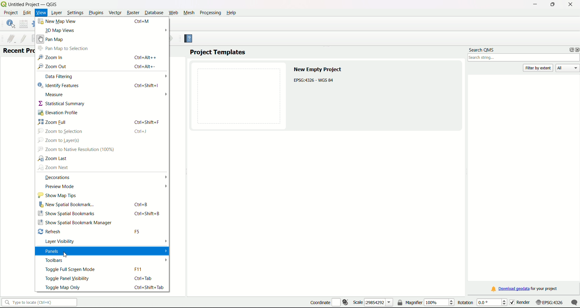  I want to click on View, so click(40, 13).